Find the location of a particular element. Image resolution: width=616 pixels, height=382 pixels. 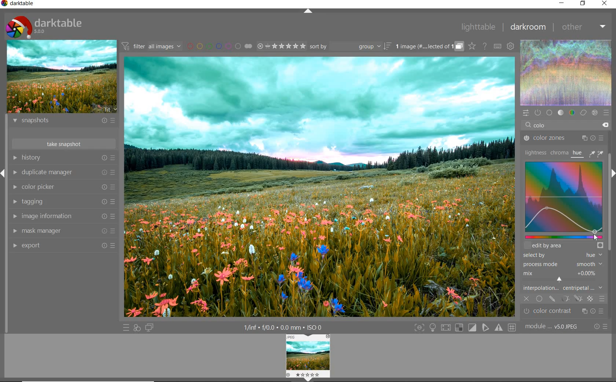

filter images by color labels is located at coordinates (219, 46).